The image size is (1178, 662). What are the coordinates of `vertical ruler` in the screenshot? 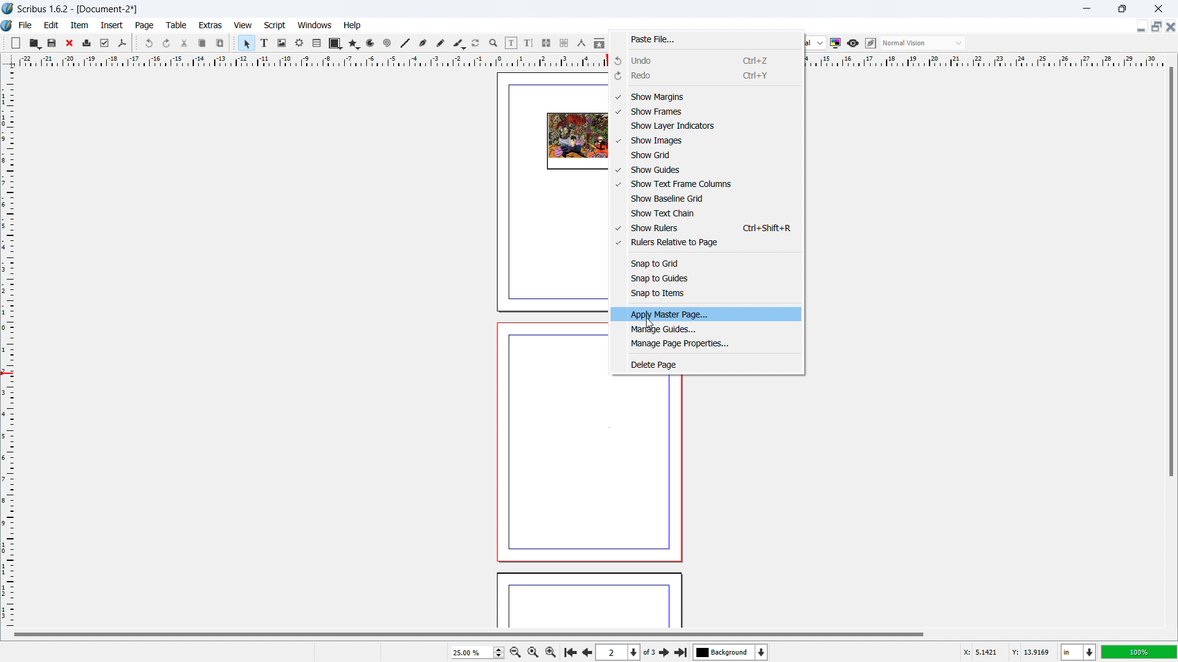 It's located at (7, 348).